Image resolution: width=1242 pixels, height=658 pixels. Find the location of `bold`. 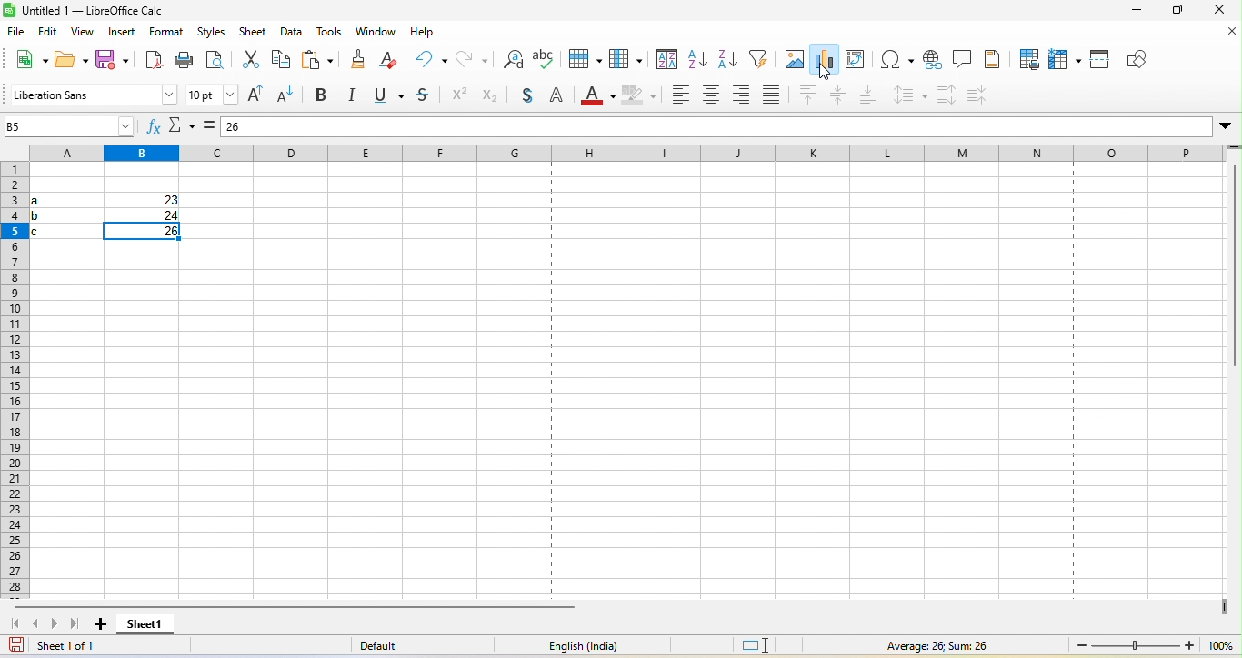

bold is located at coordinates (324, 95).